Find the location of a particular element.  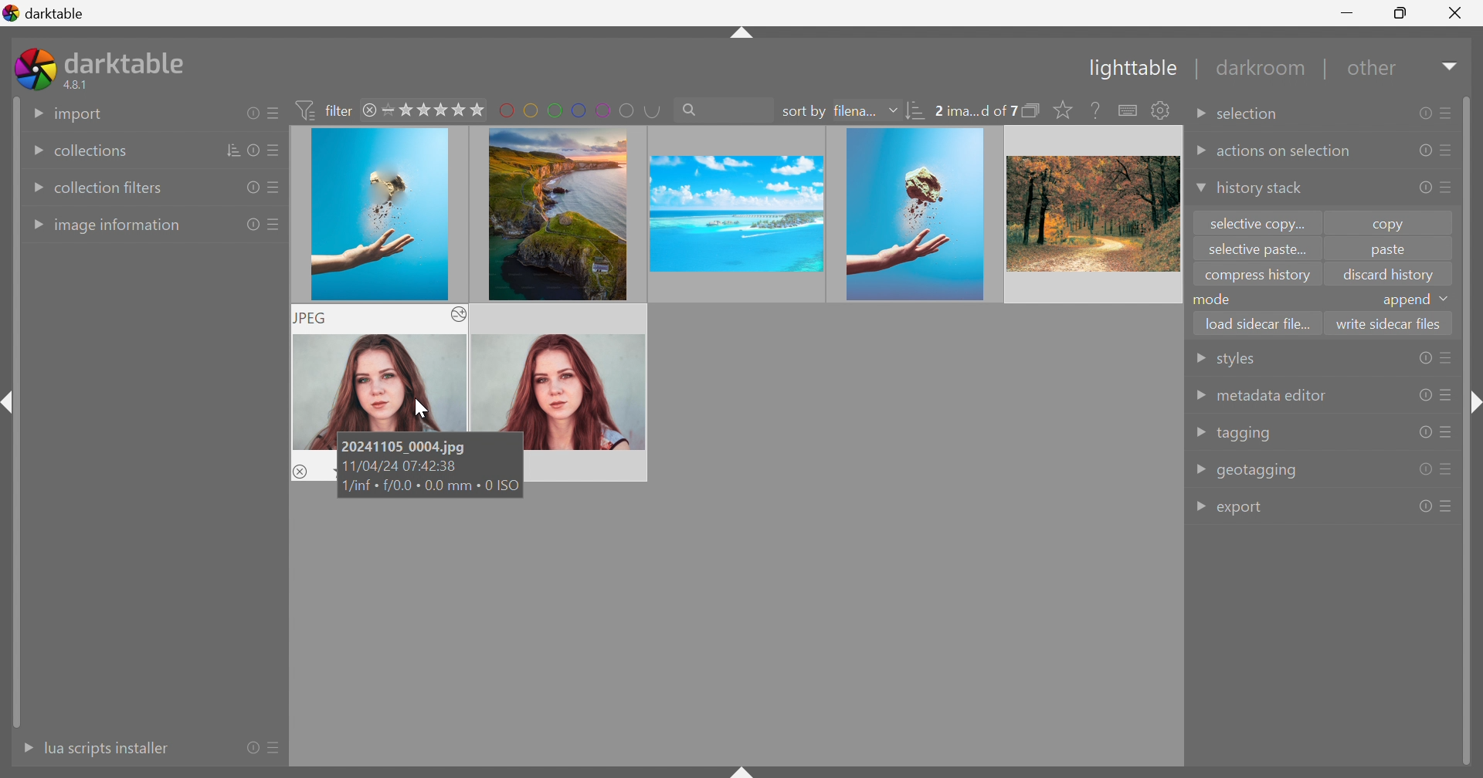

Drop Down is located at coordinates (1200, 468).